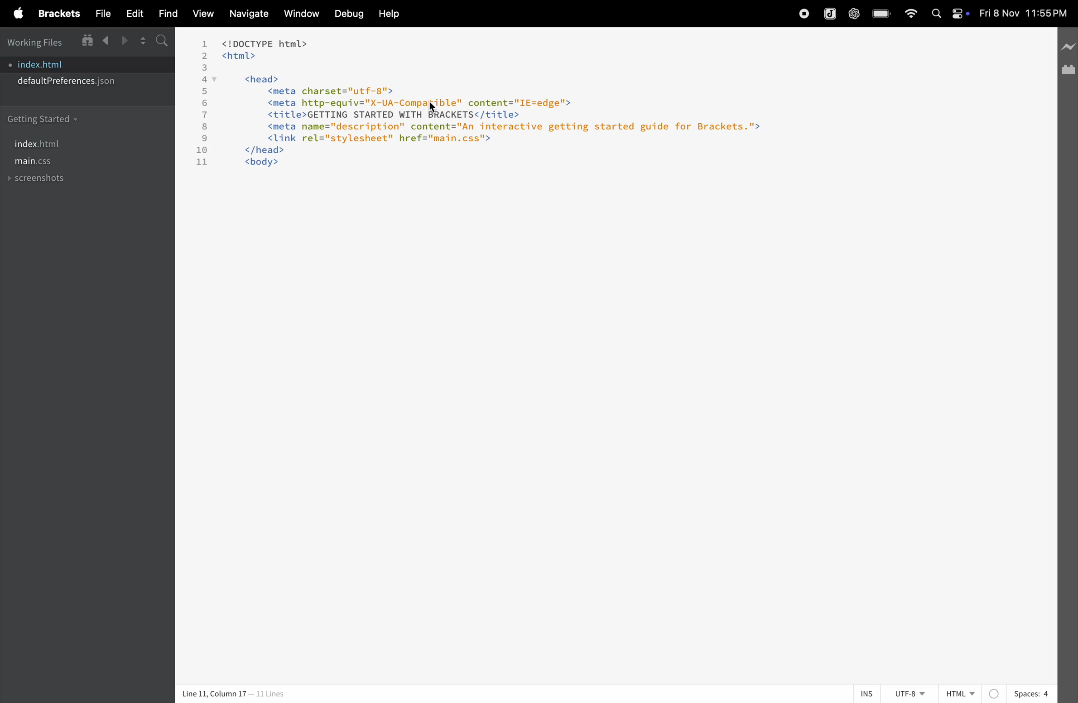 This screenshot has width=1078, height=703. What do you see at coordinates (87, 41) in the screenshot?
I see `show in file tree` at bounding box center [87, 41].